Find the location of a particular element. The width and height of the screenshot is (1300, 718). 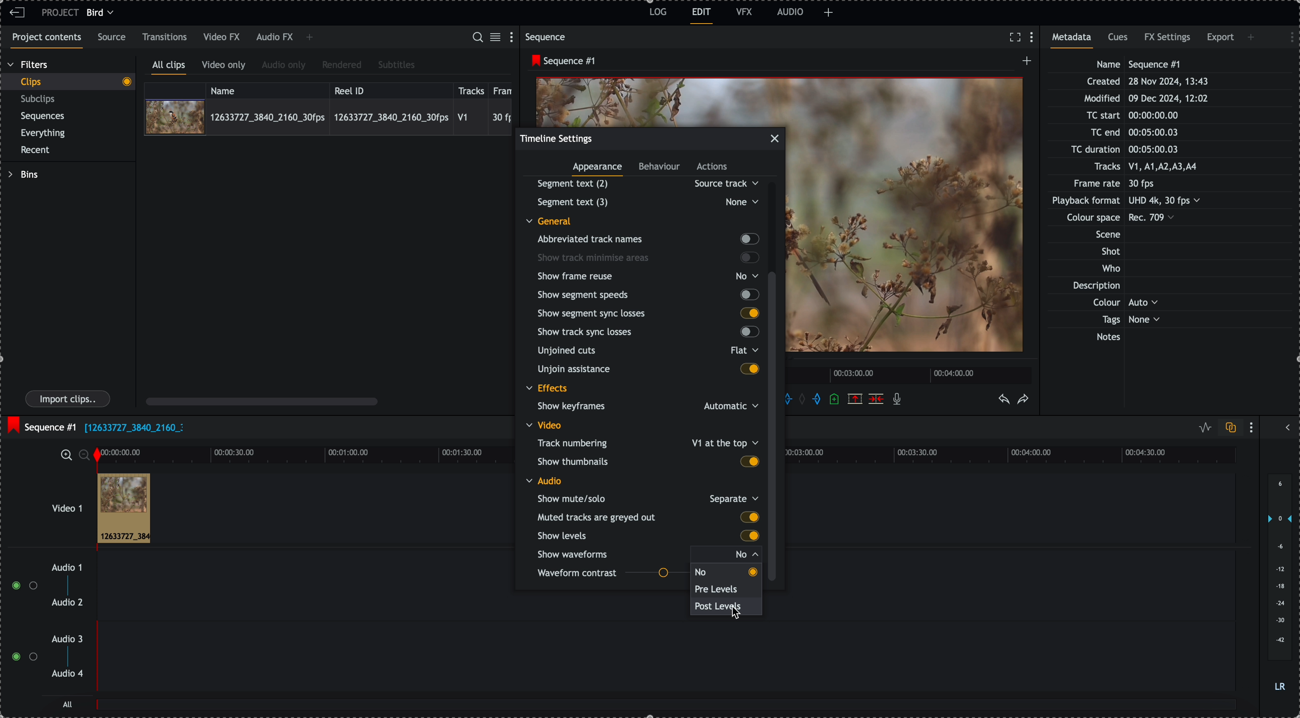

show settings menu is located at coordinates (1254, 427).